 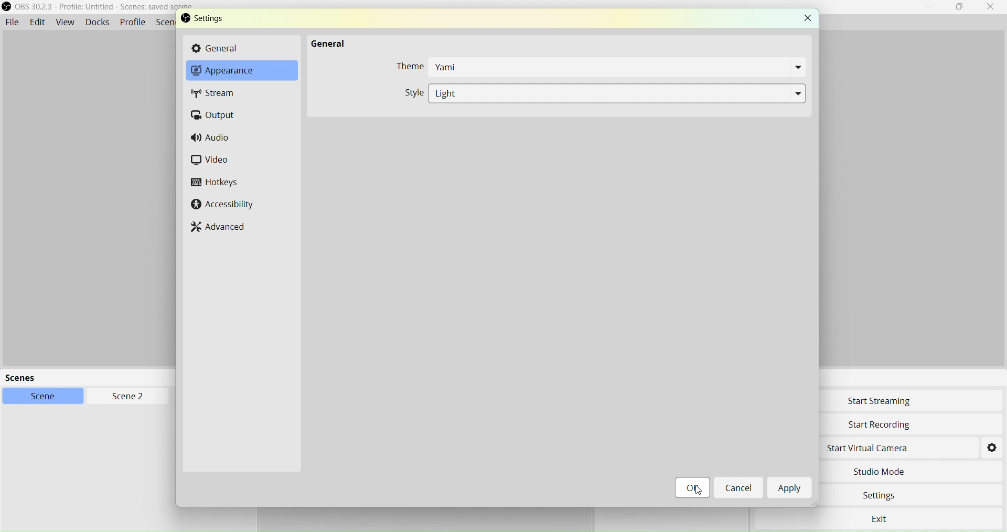 What do you see at coordinates (692, 487) in the screenshot?
I see `cursor` at bounding box center [692, 487].